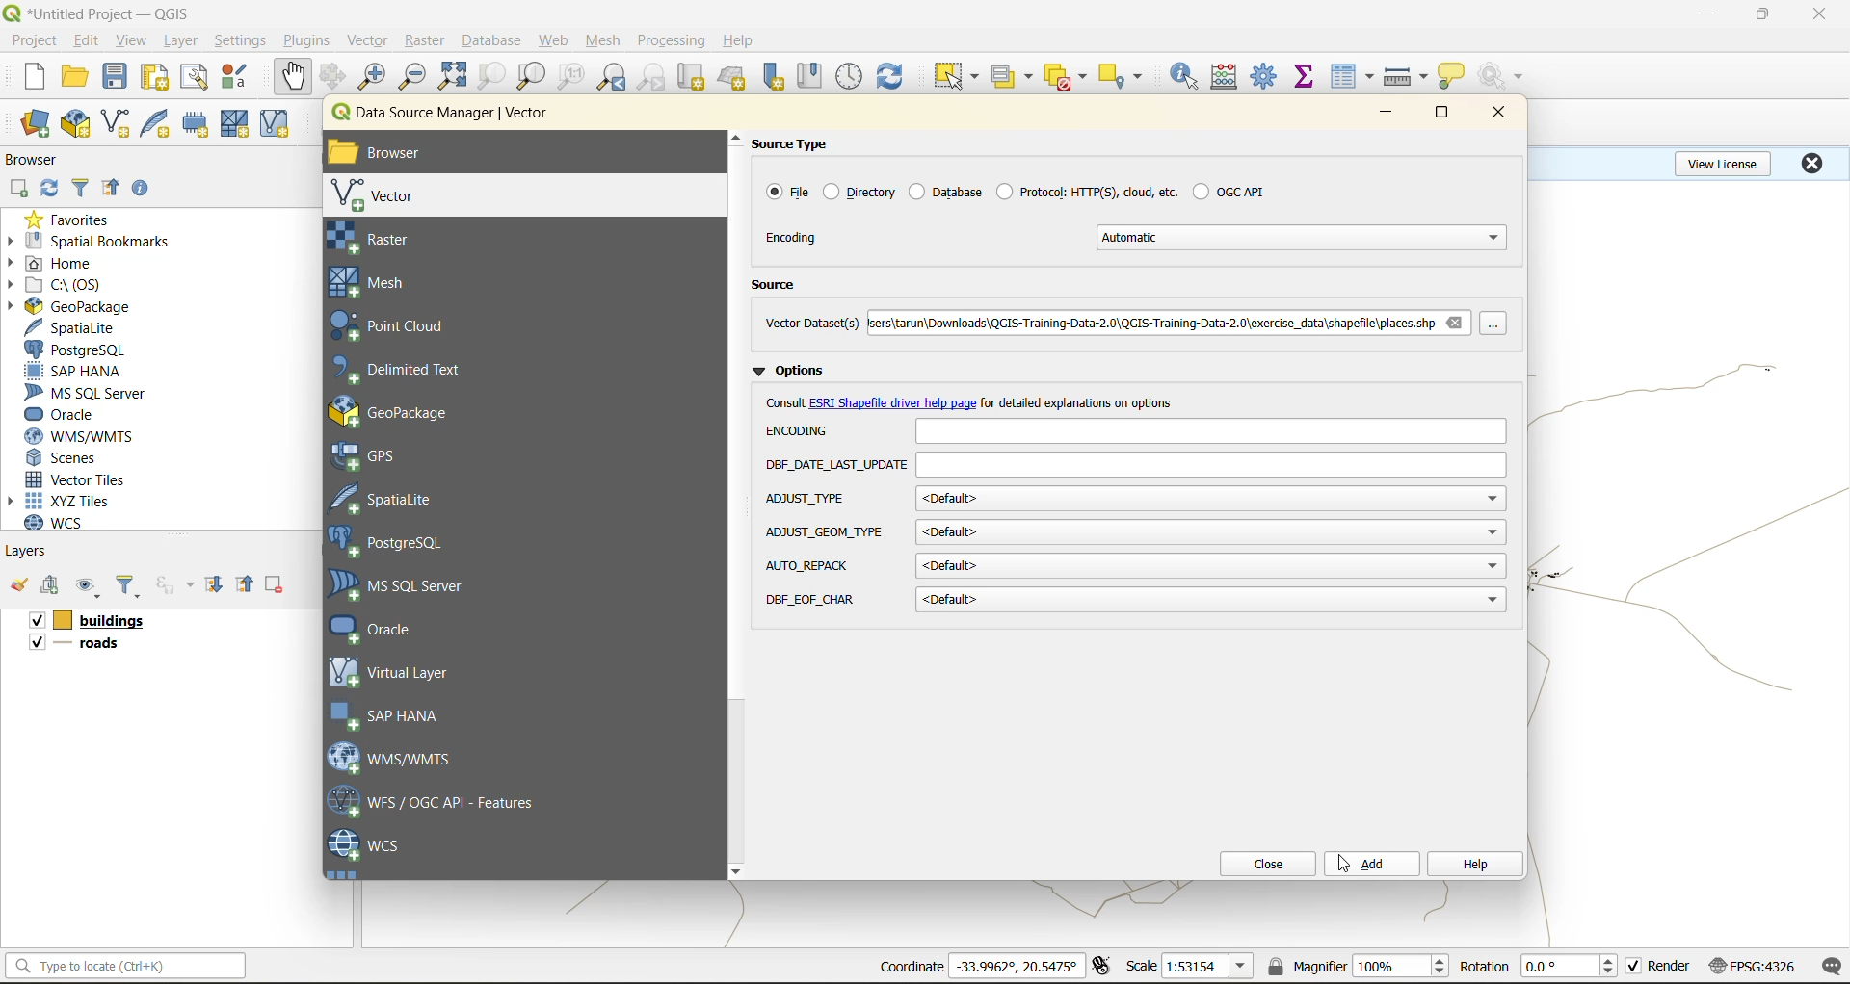  Describe the element at coordinates (850, 77) in the screenshot. I see `control panel` at that location.